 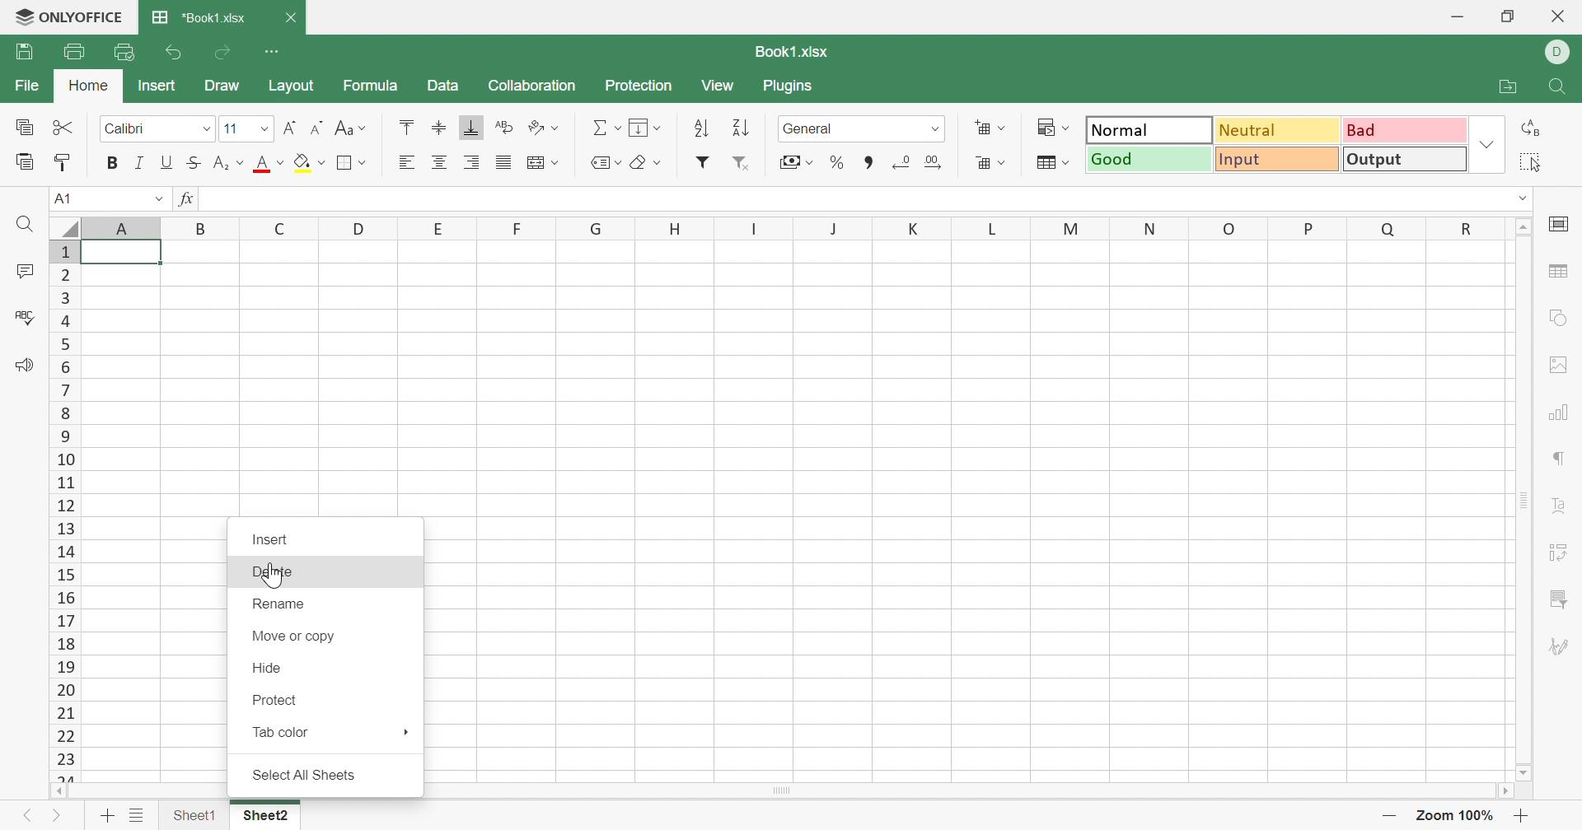 What do you see at coordinates (280, 162) in the screenshot?
I see `Drop Down` at bounding box center [280, 162].